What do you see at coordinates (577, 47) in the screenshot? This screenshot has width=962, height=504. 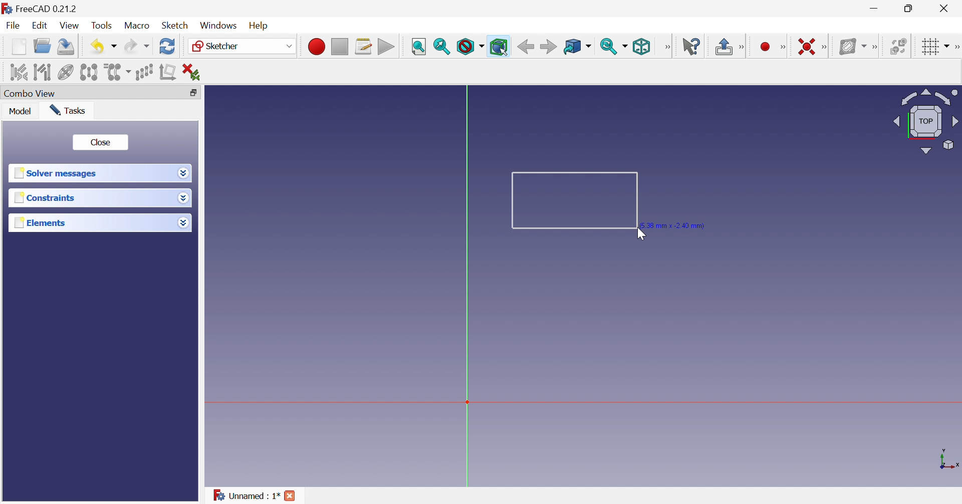 I see `Go to linked object` at bounding box center [577, 47].